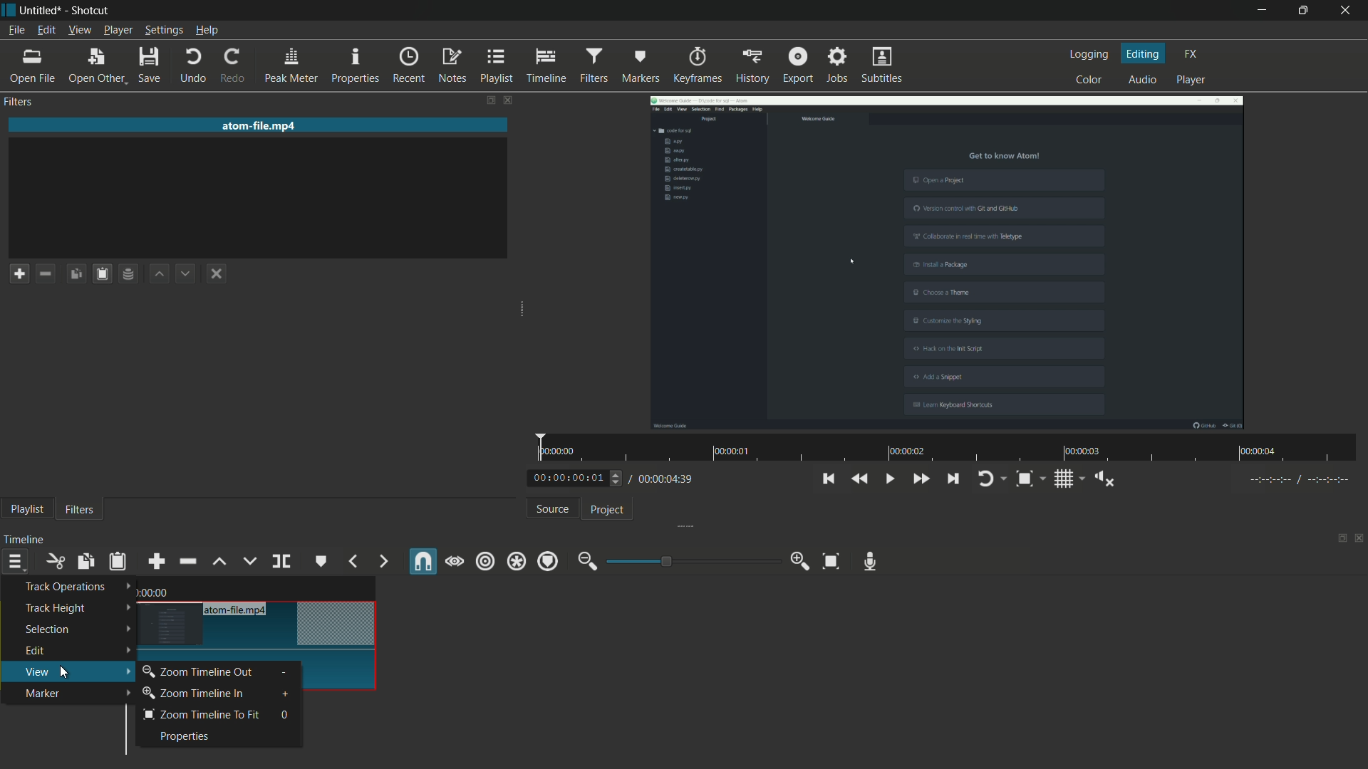  Describe the element at coordinates (9, 10) in the screenshot. I see `app icon` at that location.